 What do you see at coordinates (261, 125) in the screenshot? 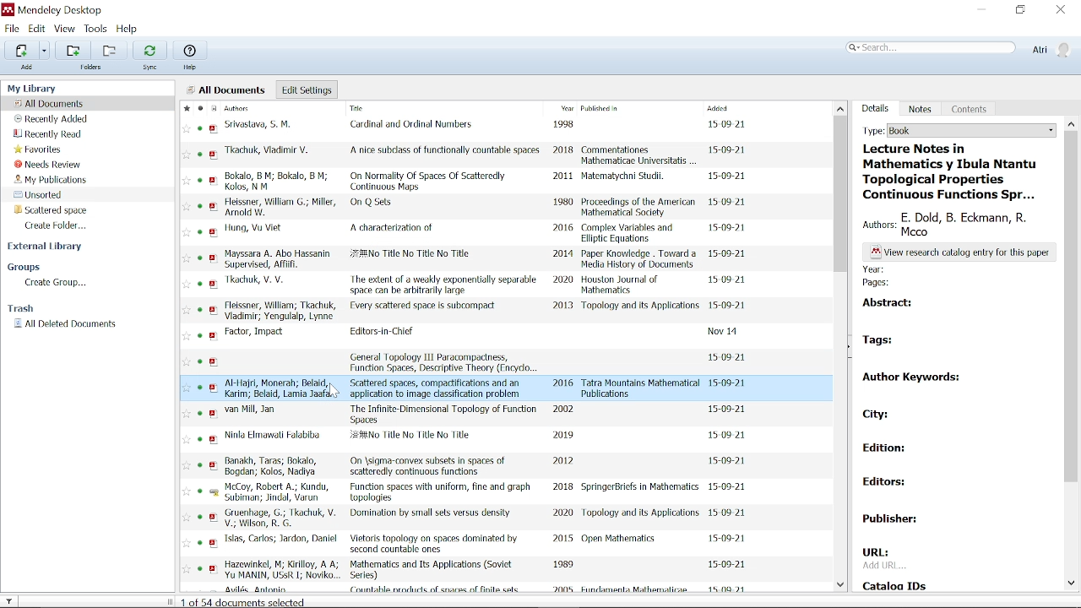
I see `authors` at bounding box center [261, 125].